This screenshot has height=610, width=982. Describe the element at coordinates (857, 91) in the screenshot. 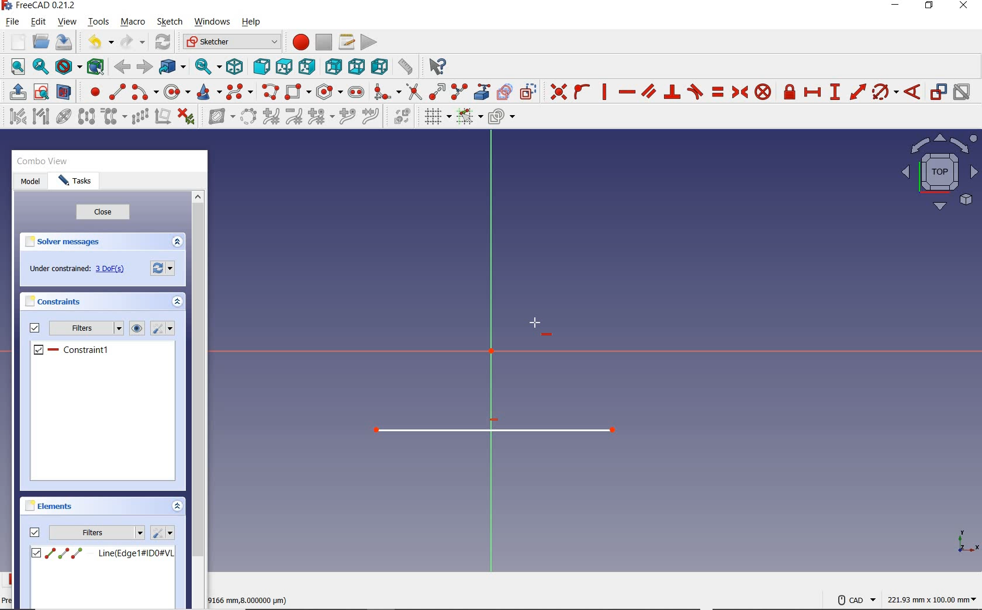

I see `CONSTRAIN DISTANCE` at that location.